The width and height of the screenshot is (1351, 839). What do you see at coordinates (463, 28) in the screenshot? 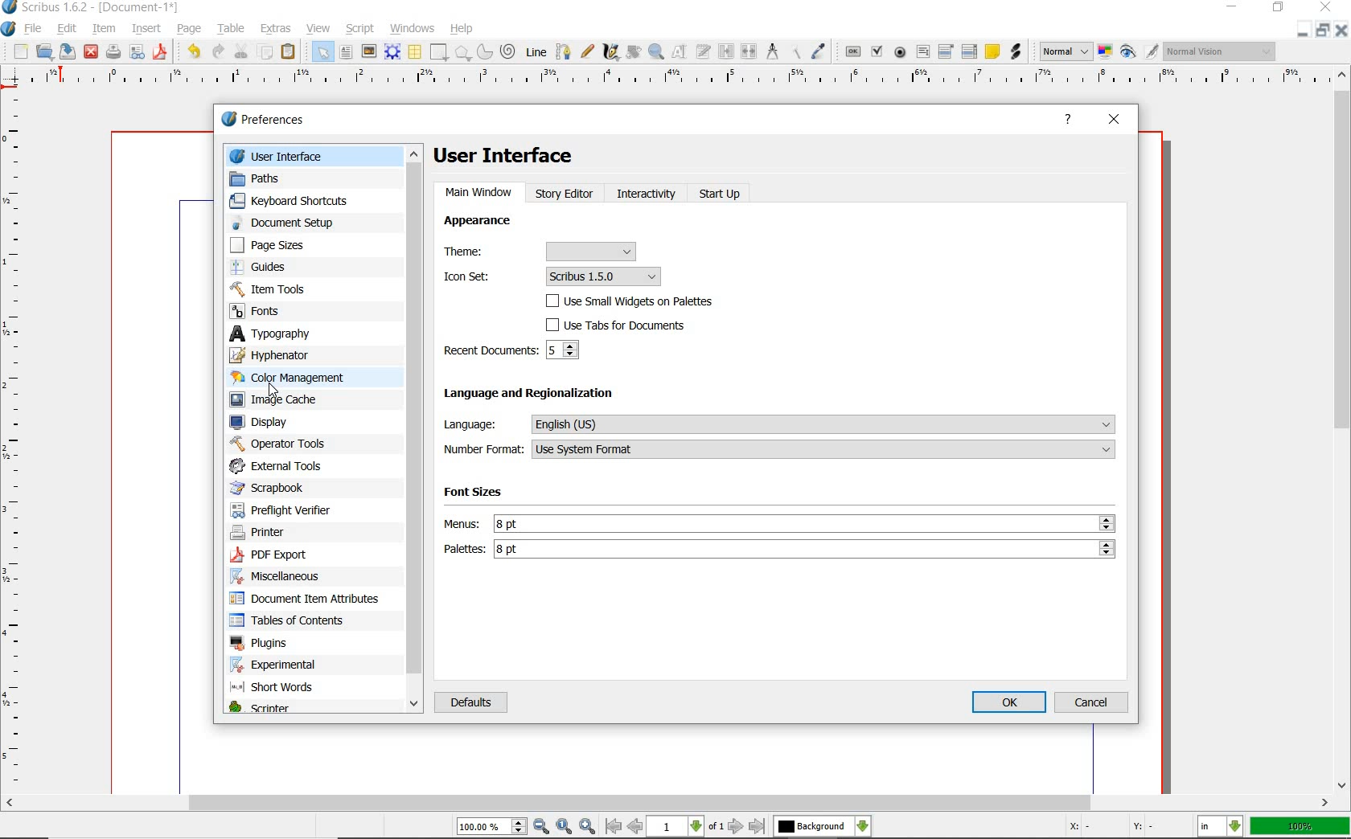
I see `help` at bounding box center [463, 28].